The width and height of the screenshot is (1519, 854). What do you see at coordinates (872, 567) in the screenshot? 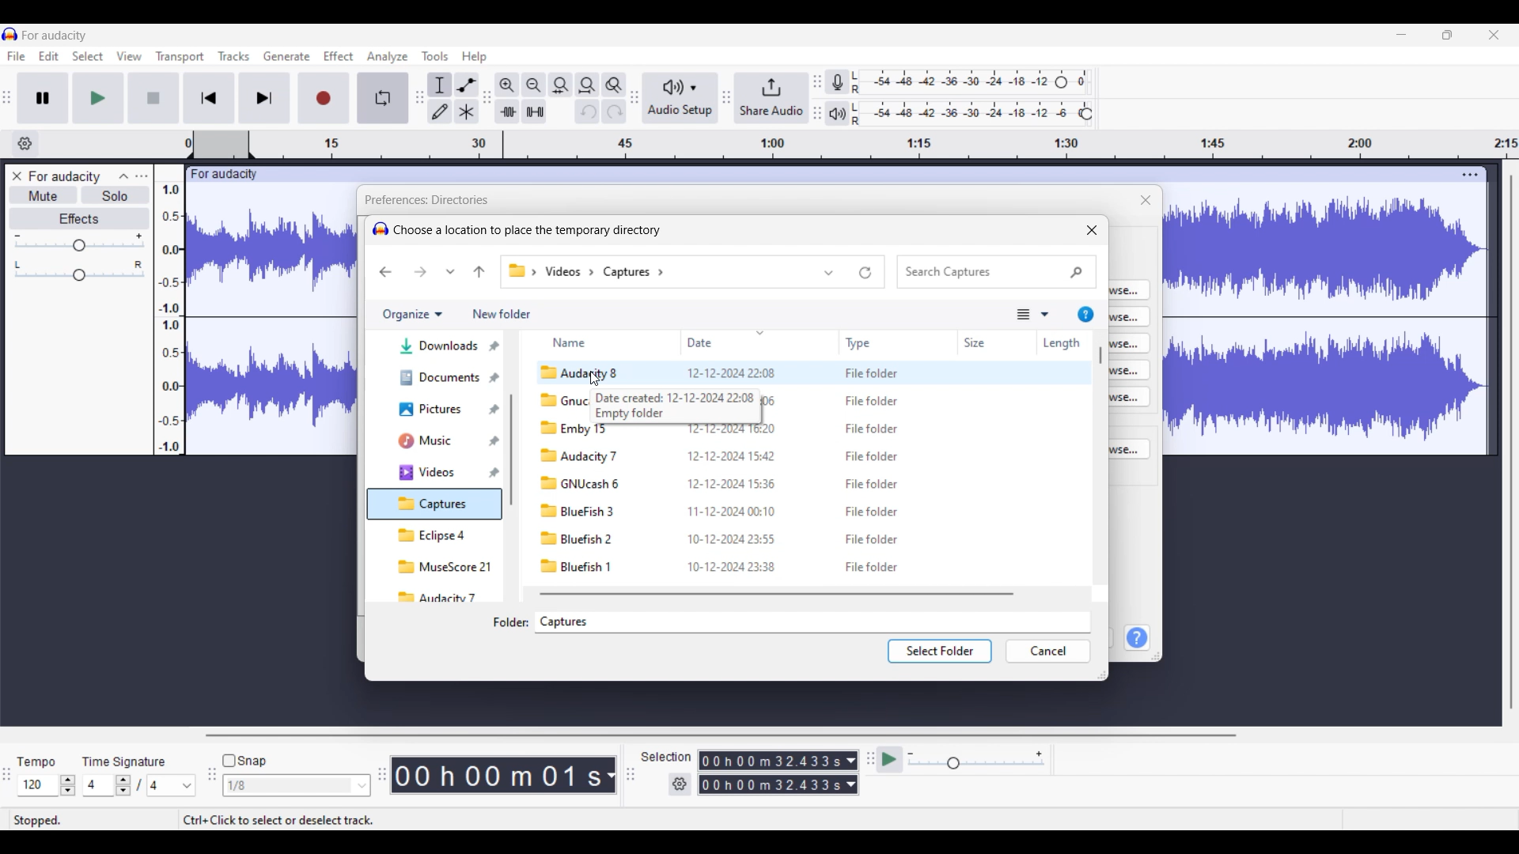
I see `file folder` at bounding box center [872, 567].